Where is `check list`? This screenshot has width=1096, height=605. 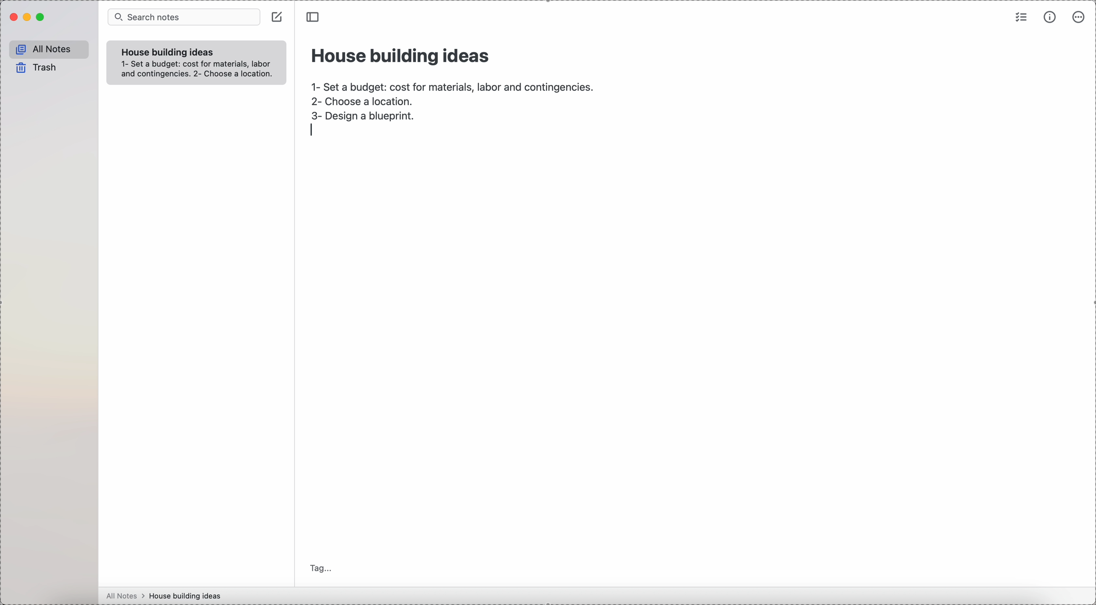
check list is located at coordinates (1020, 18).